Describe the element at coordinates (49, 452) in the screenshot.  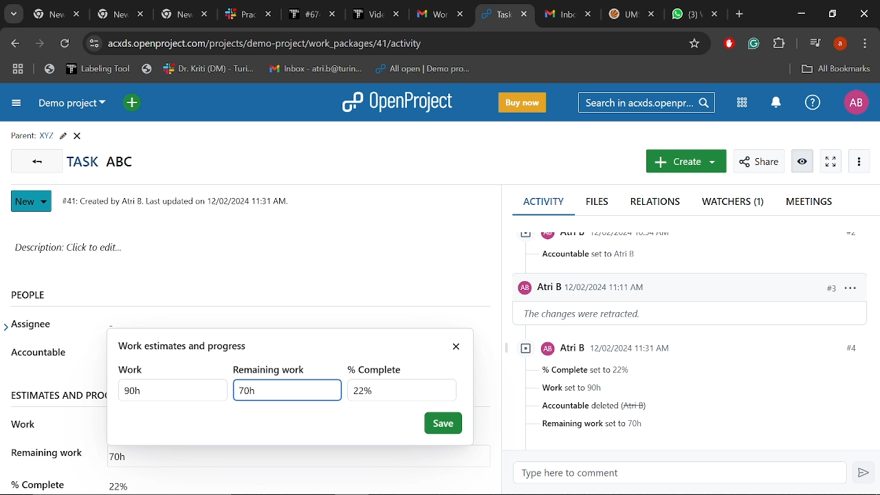
I see `remaining work` at that location.